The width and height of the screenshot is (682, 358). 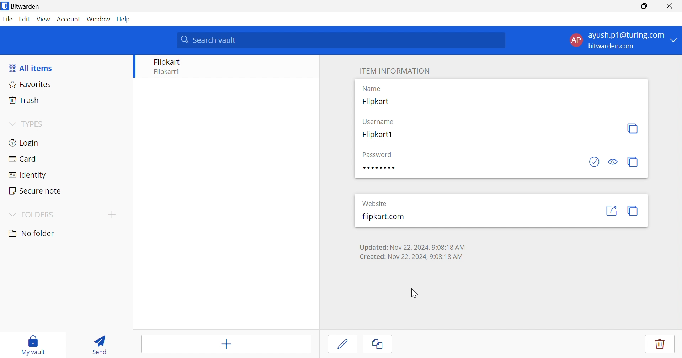 I want to click on Drop Down, so click(x=675, y=39).